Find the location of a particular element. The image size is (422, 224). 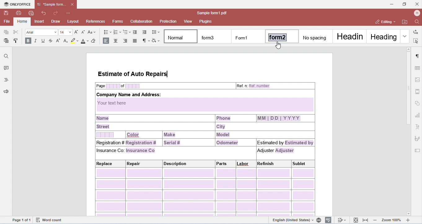

subscript is located at coordinates (66, 41).